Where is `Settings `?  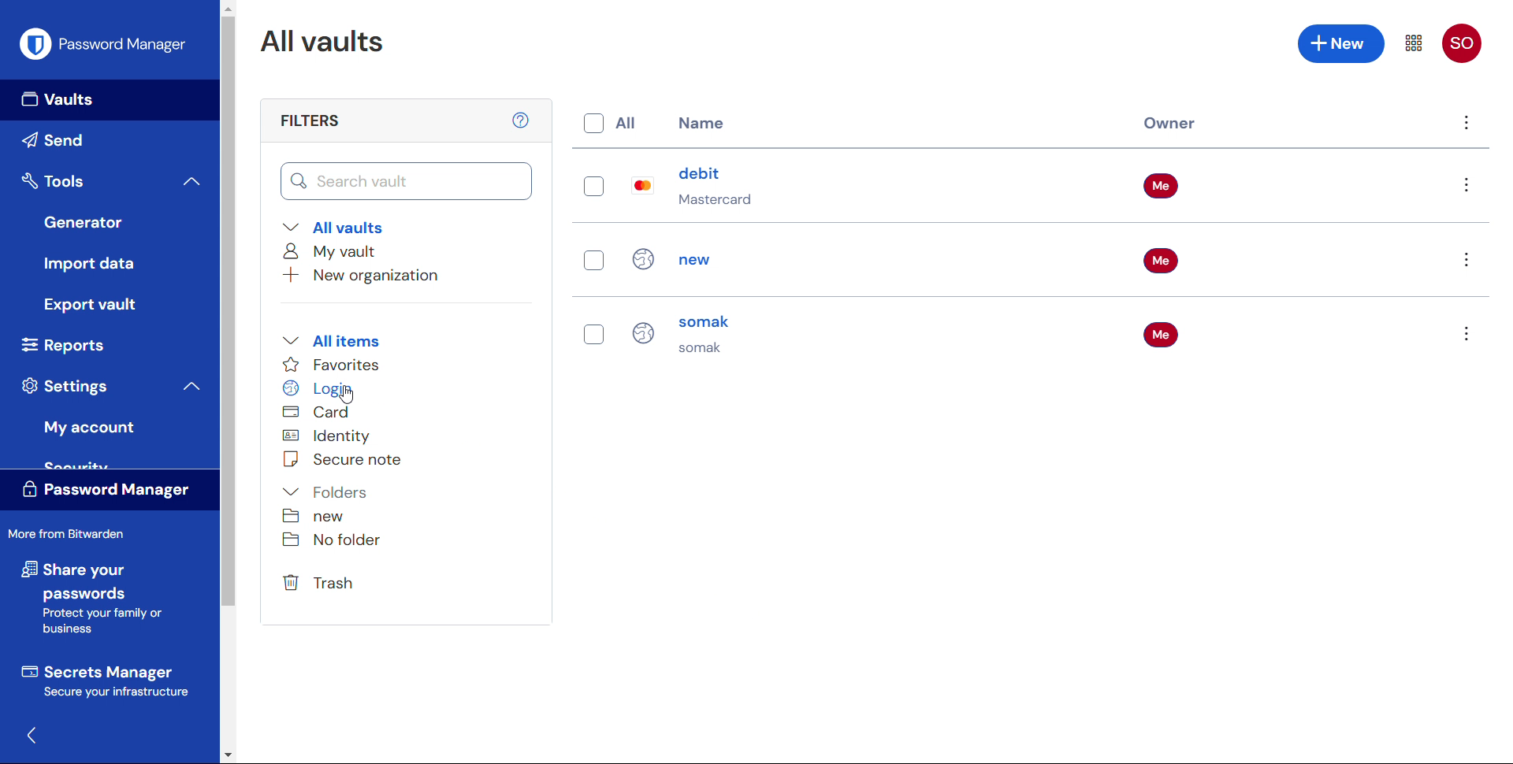
Settings  is located at coordinates (68, 387).